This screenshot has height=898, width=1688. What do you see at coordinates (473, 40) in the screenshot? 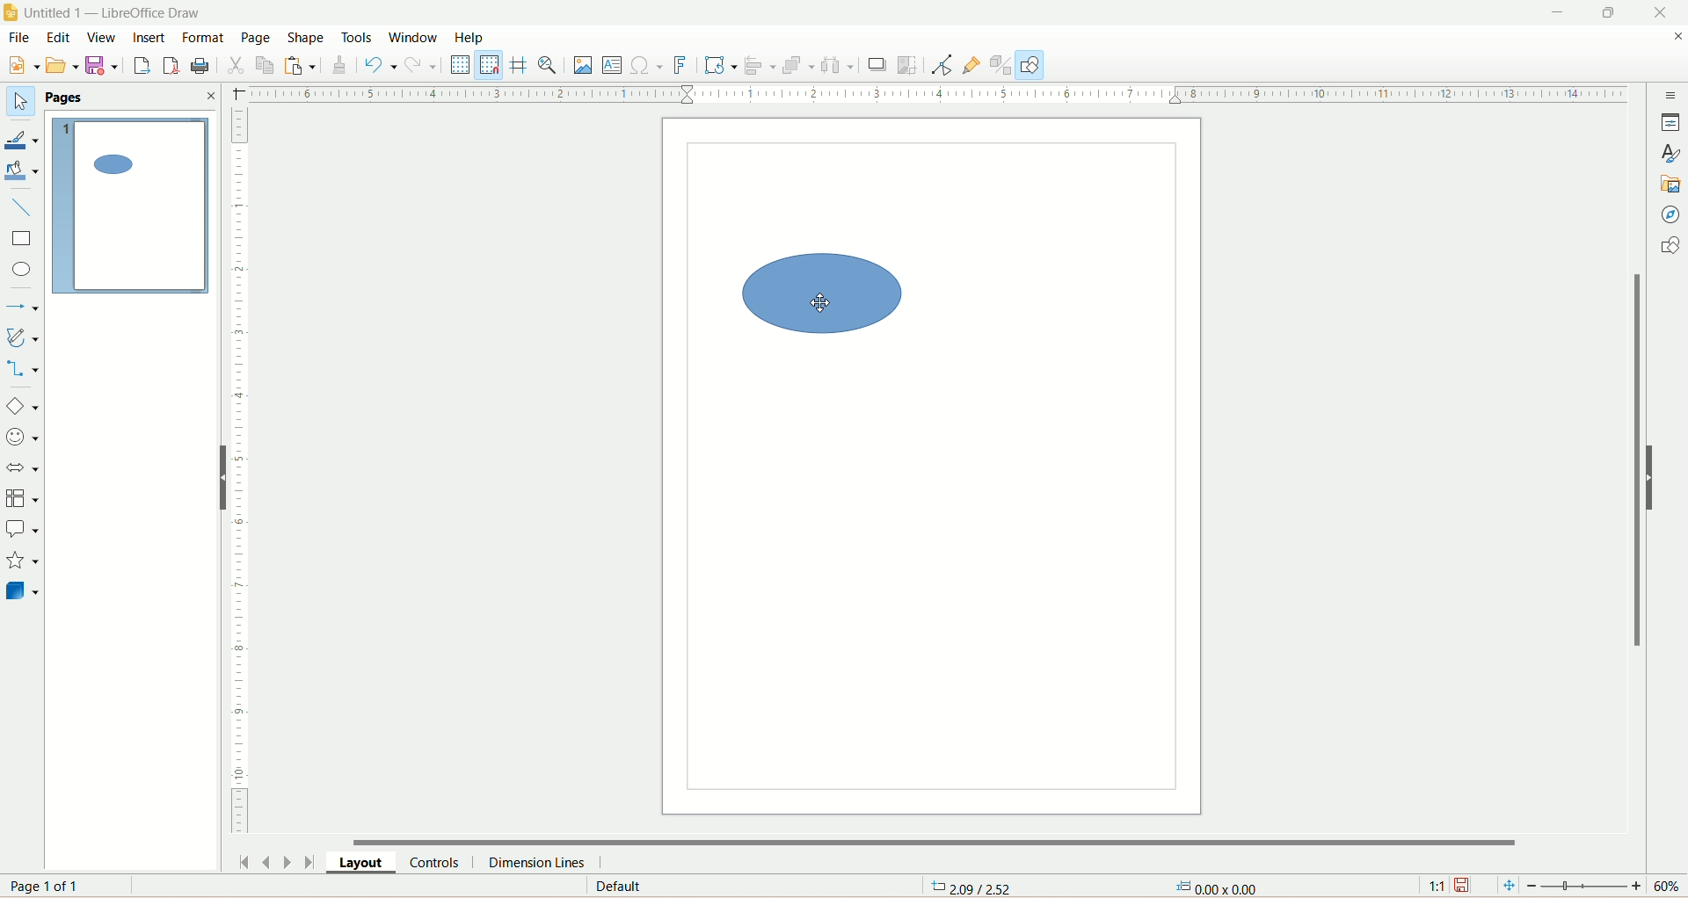
I see `help` at bounding box center [473, 40].